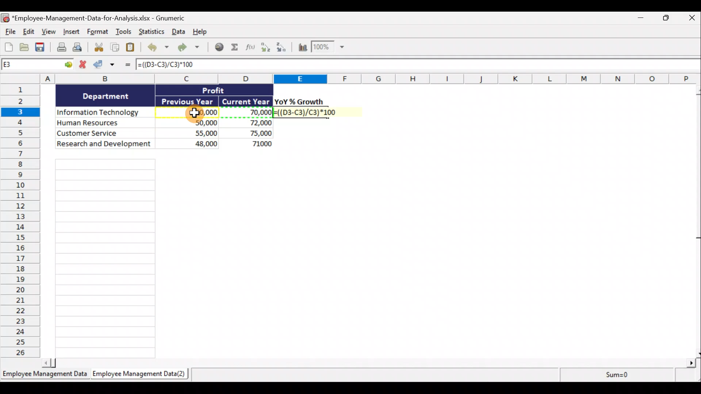 The height and width of the screenshot is (394, 701). I want to click on Sort Descending, so click(283, 48).